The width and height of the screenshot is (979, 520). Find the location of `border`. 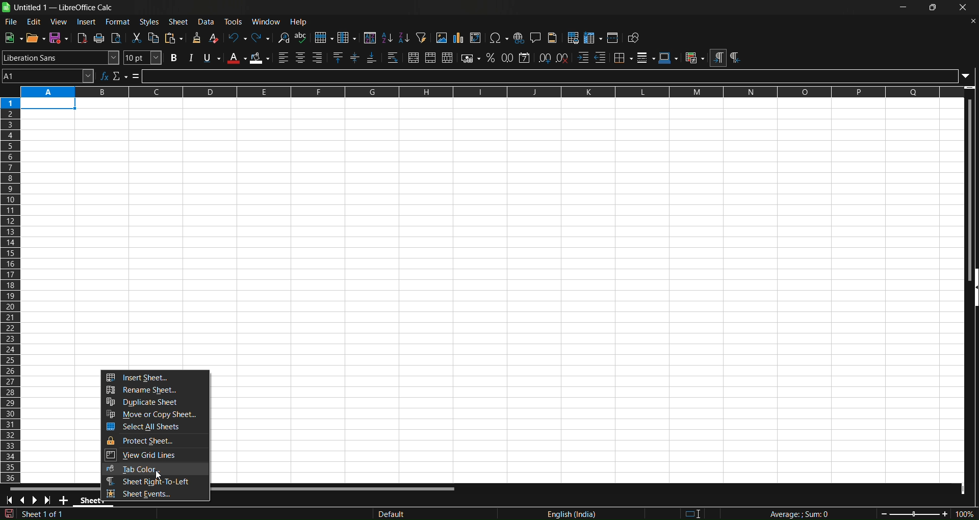

border is located at coordinates (623, 57).